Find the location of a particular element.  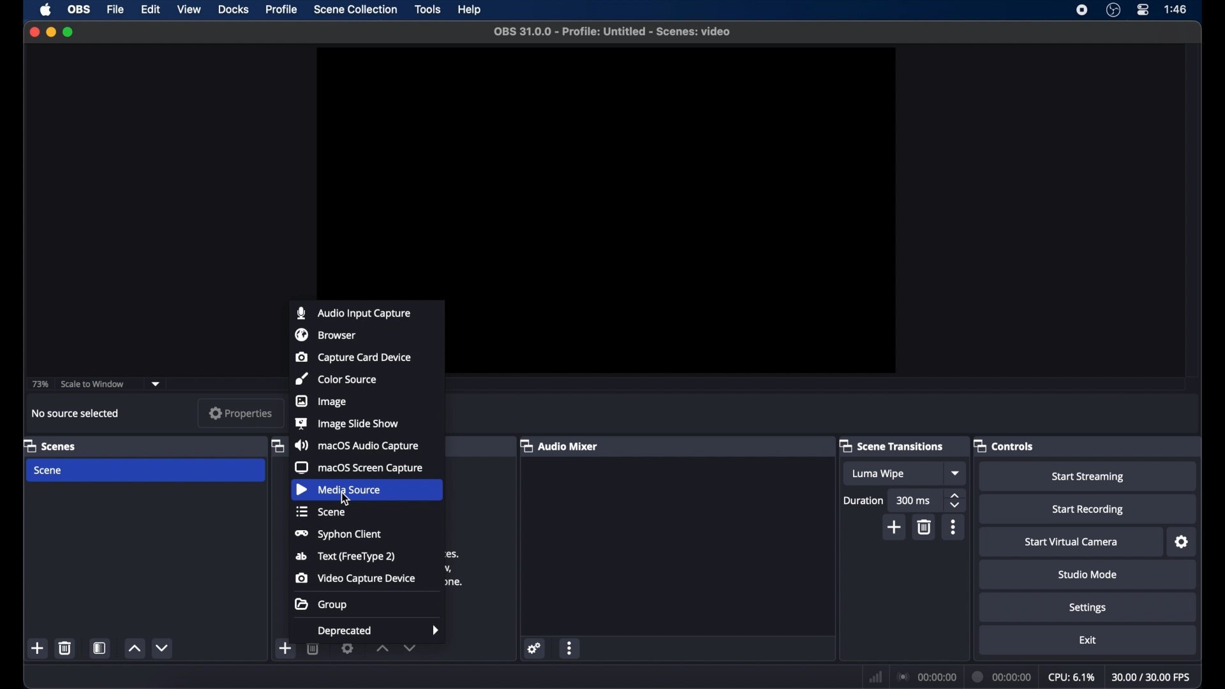

screen recorder icon is located at coordinates (1082, 10).